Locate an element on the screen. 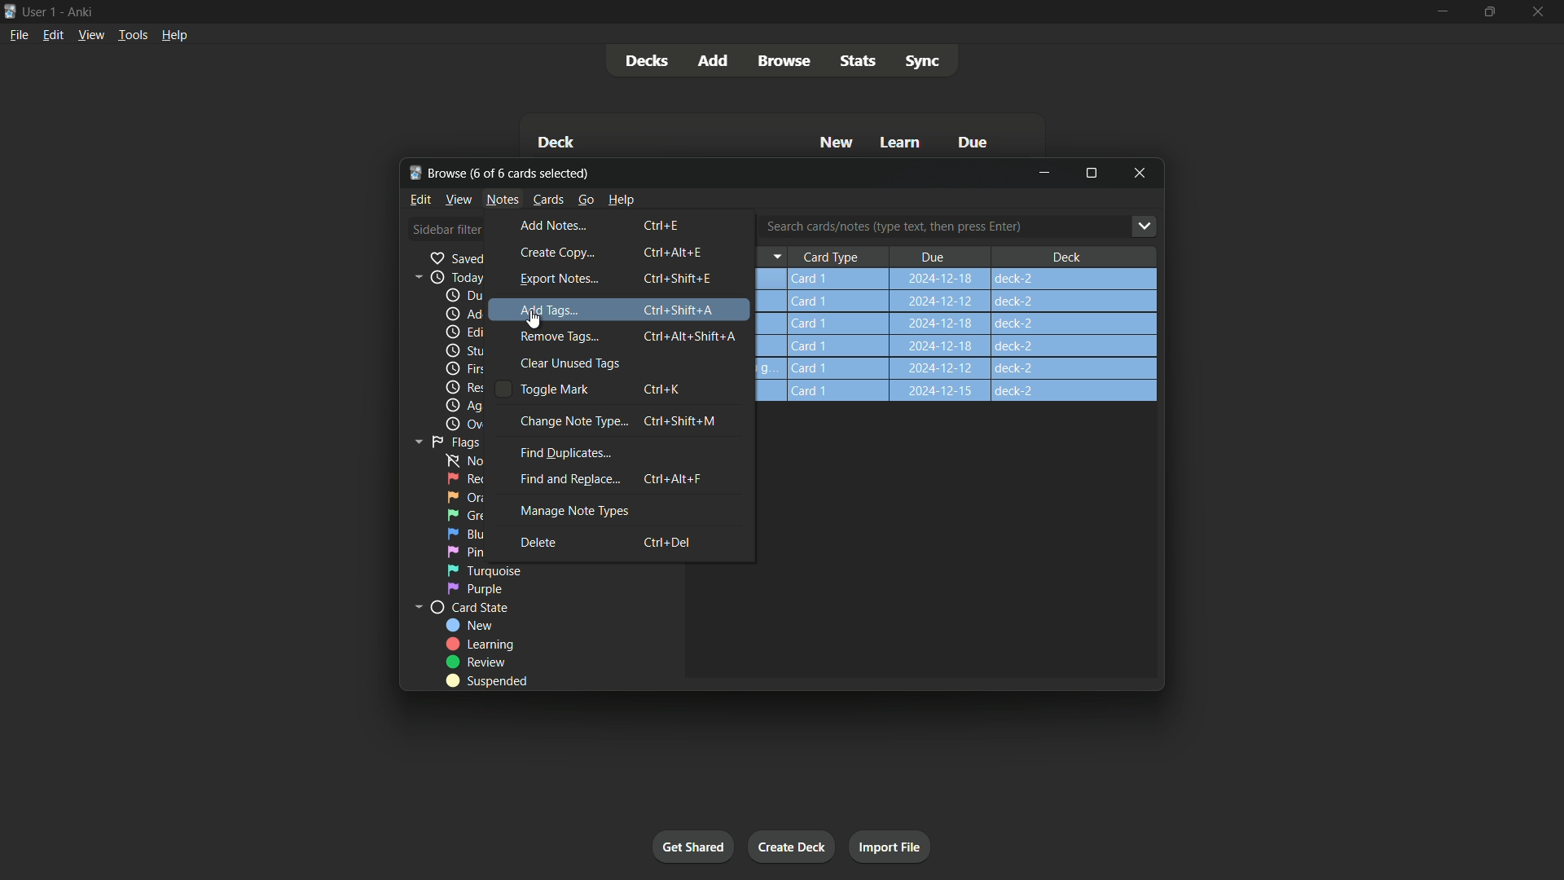  step-2 Card1 2024-12-18 deck-2 Q)50)2+5Q)7+4 Card1 2024-12-18 deck-2  14+9 Card 1 how can youg.. Card 1 2024-12-18 deck-2  a Card 1 2024-12-18 deck-2  is located at coordinates (958, 334).